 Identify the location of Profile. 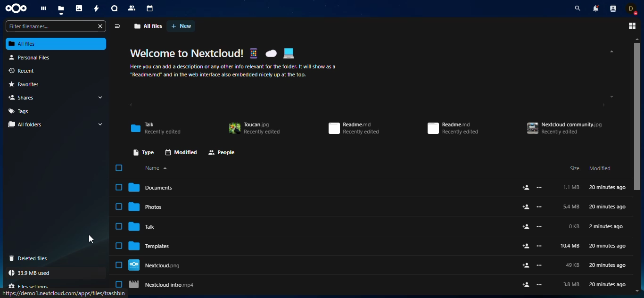
(633, 10).